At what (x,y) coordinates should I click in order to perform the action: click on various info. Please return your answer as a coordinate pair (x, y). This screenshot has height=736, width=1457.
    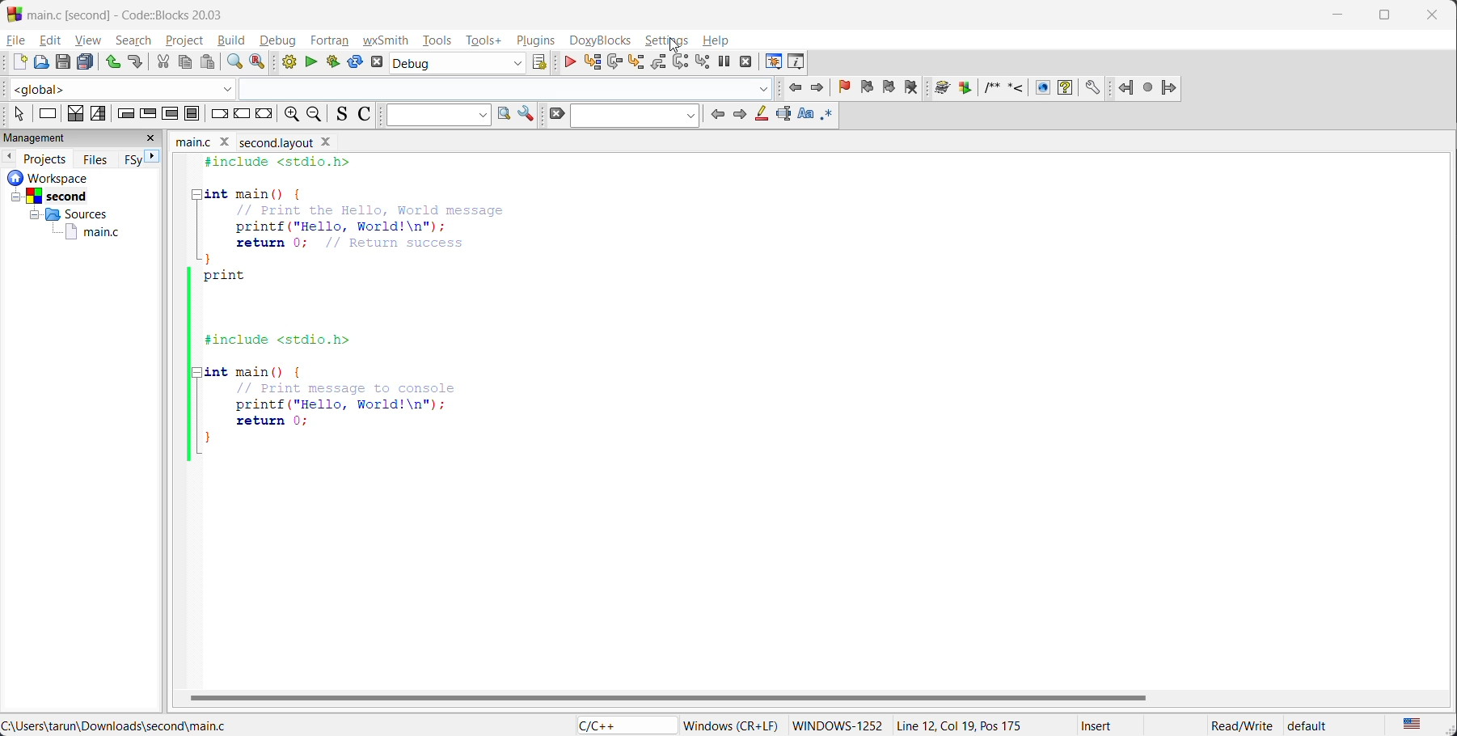
    Looking at the image, I should click on (794, 61).